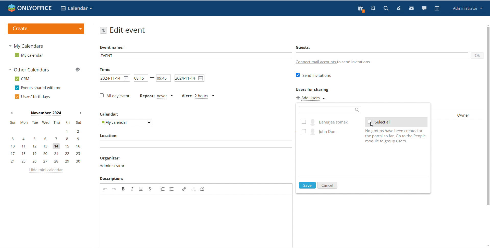  Describe the element at coordinates (126, 122) in the screenshot. I see `select calendar` at that location.